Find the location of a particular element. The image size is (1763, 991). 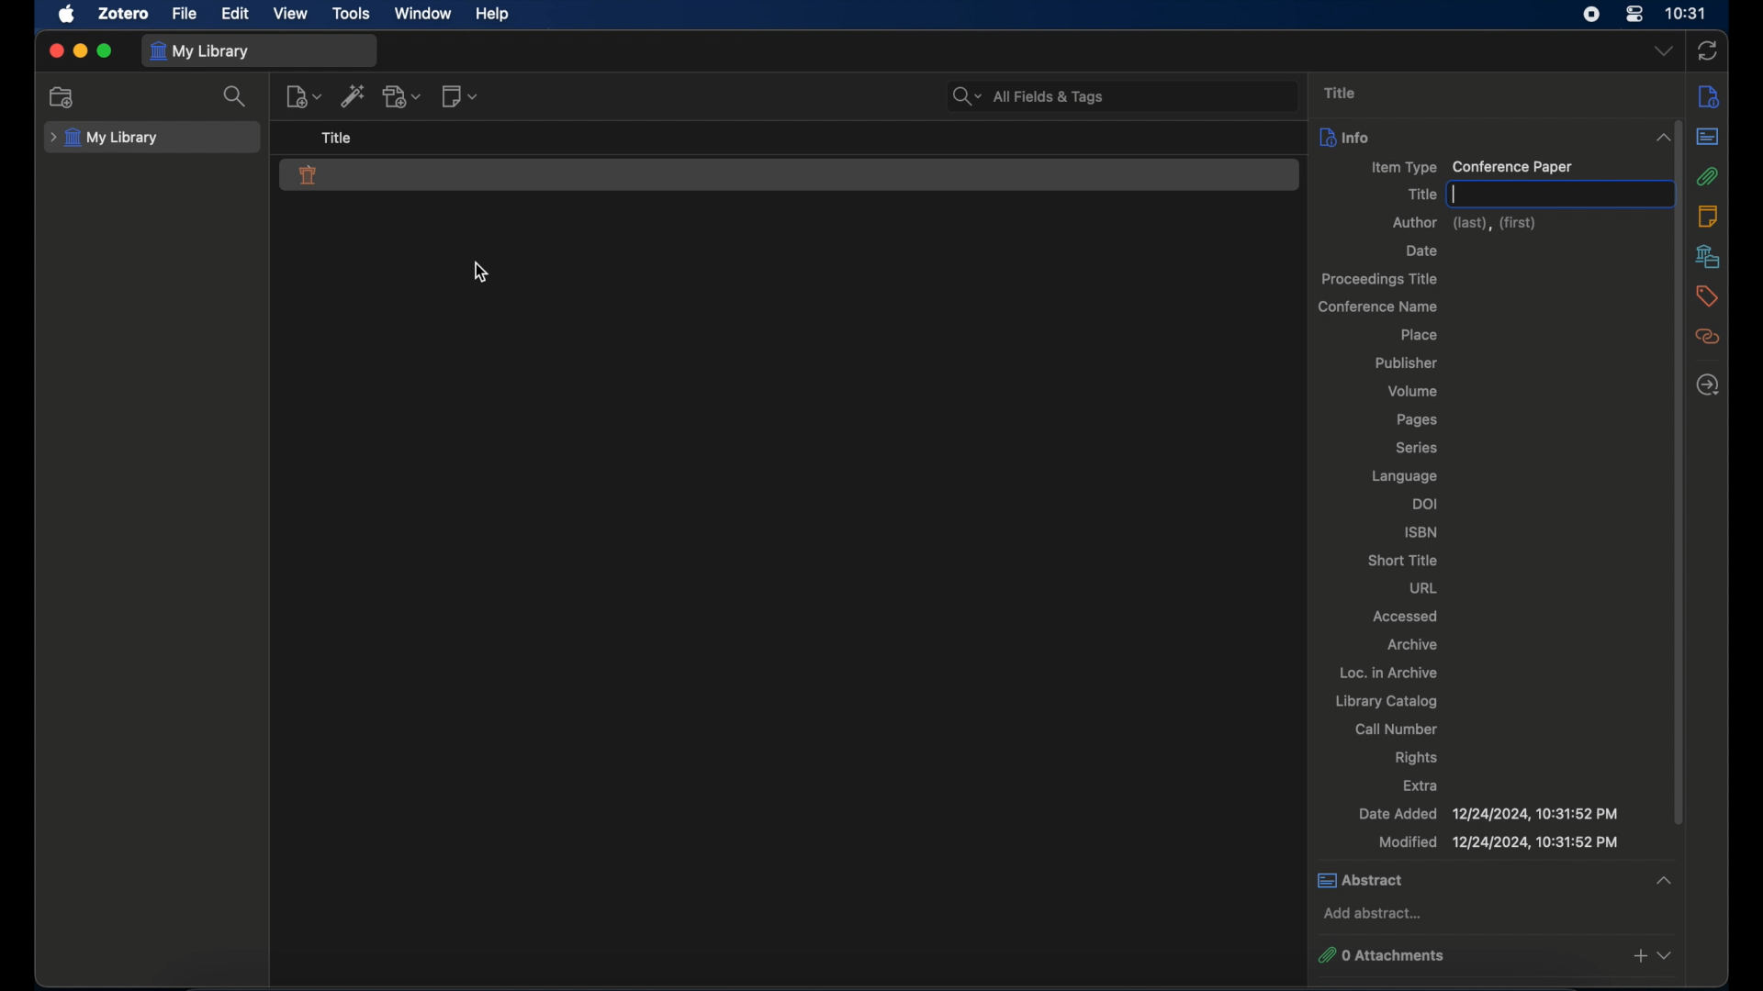

notes is located at coordinates (1708, 216).